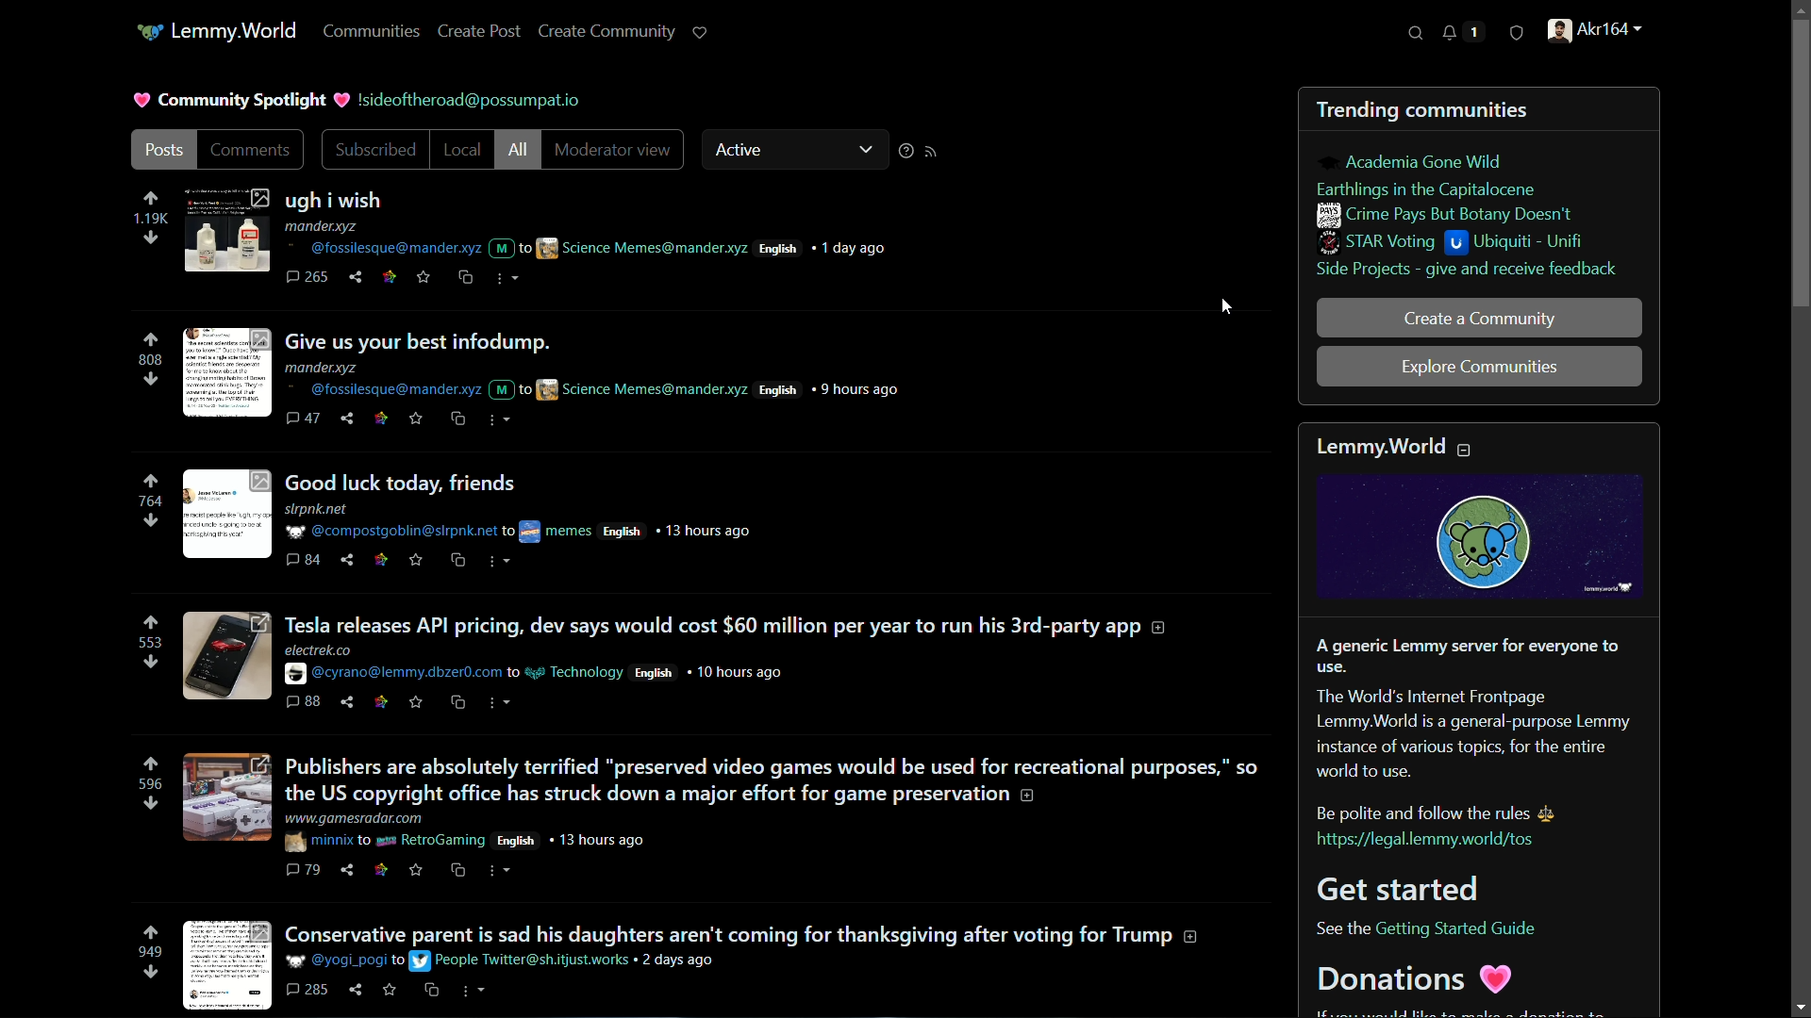 The image size is (1811, 1018). What do you see at coordinates (1445, 215) in the screenshot?
I see `crime pays but botany doesn't` at bounding box center [1445, 215].